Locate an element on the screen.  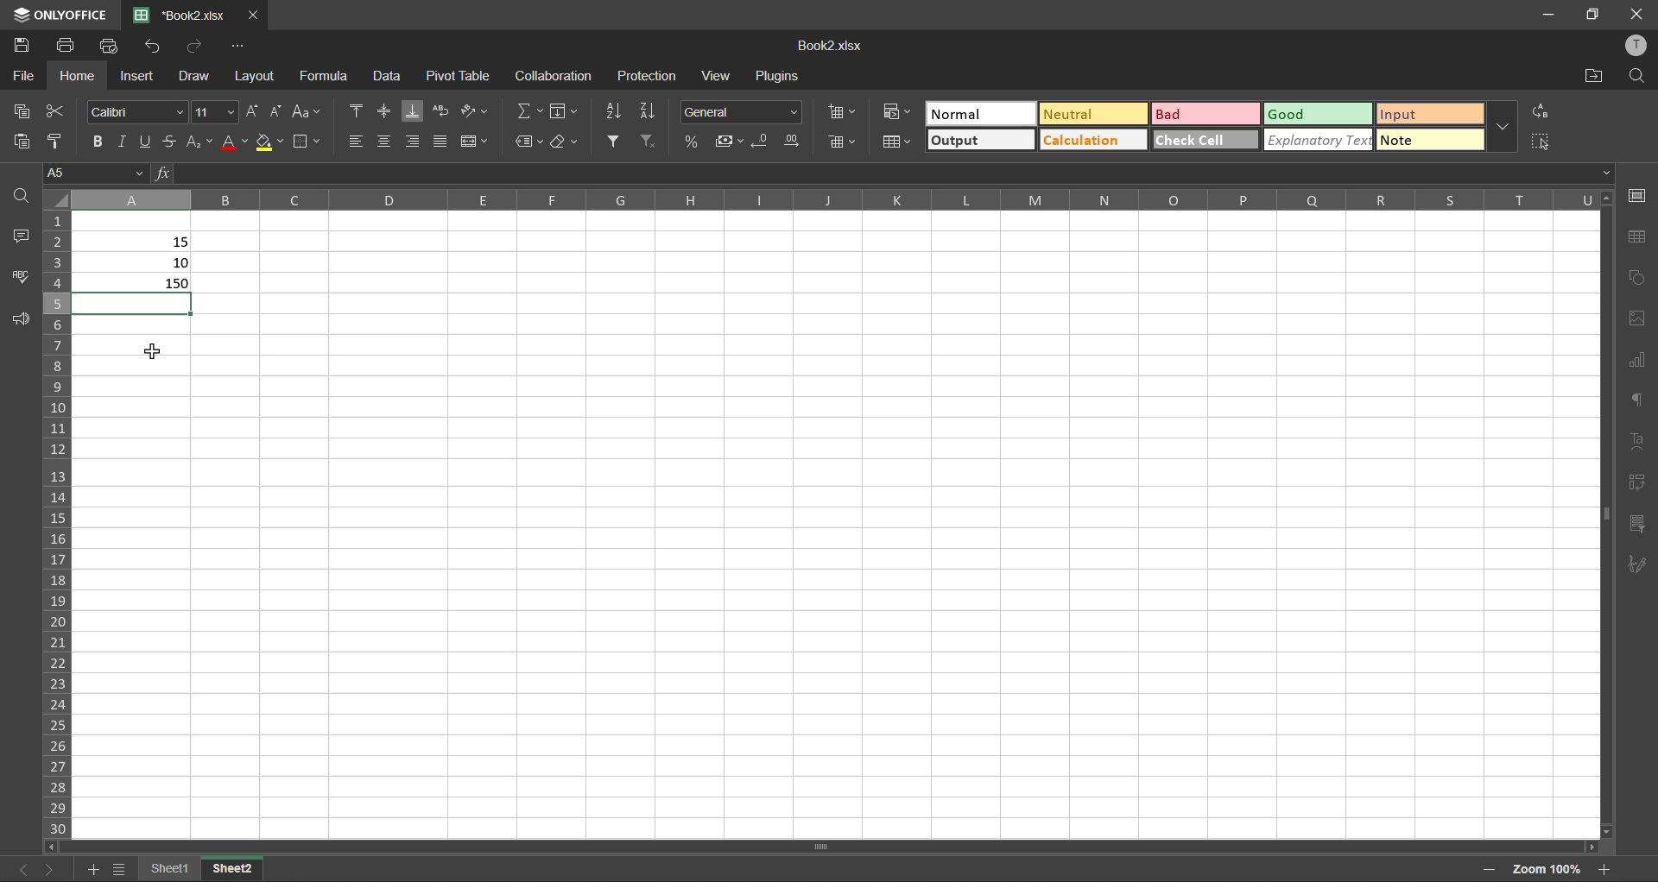
accounting is located at coordinates (729, 141).